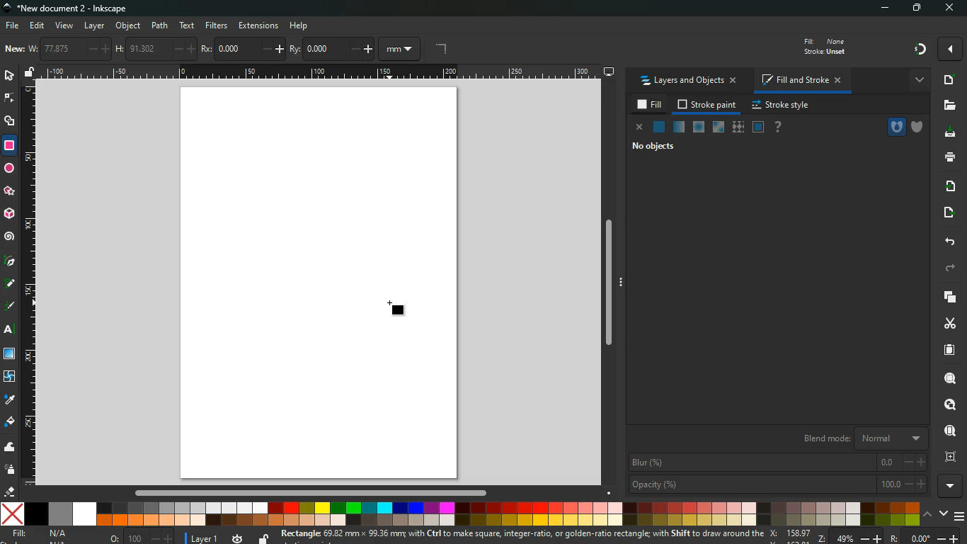 The width and height of the screenshot is (967, 544). I want to click on close, so click(951, 8).